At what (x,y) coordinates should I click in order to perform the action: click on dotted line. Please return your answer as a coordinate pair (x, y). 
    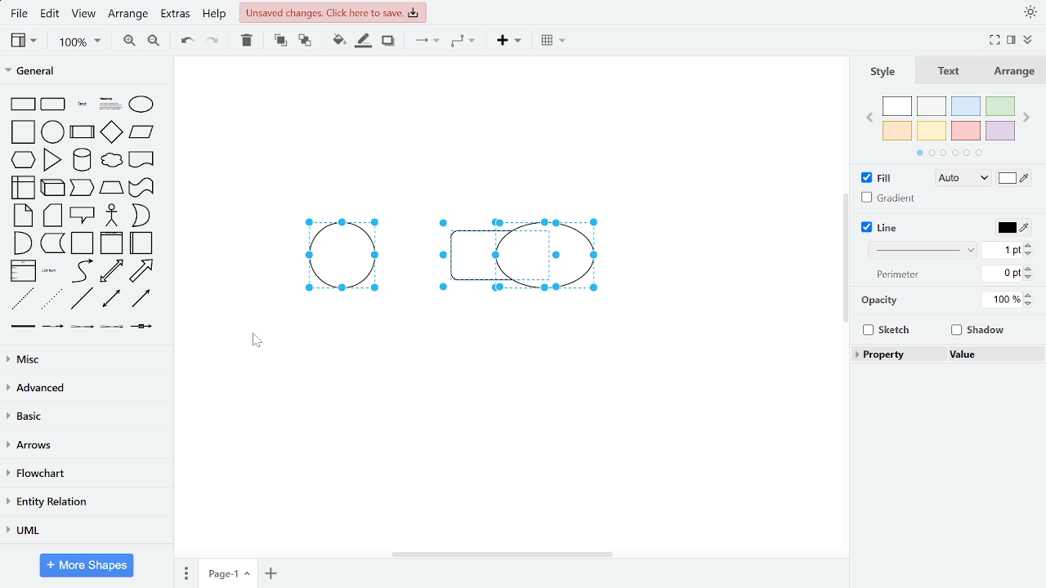
    Looking at the image, I should click on (52, 300).